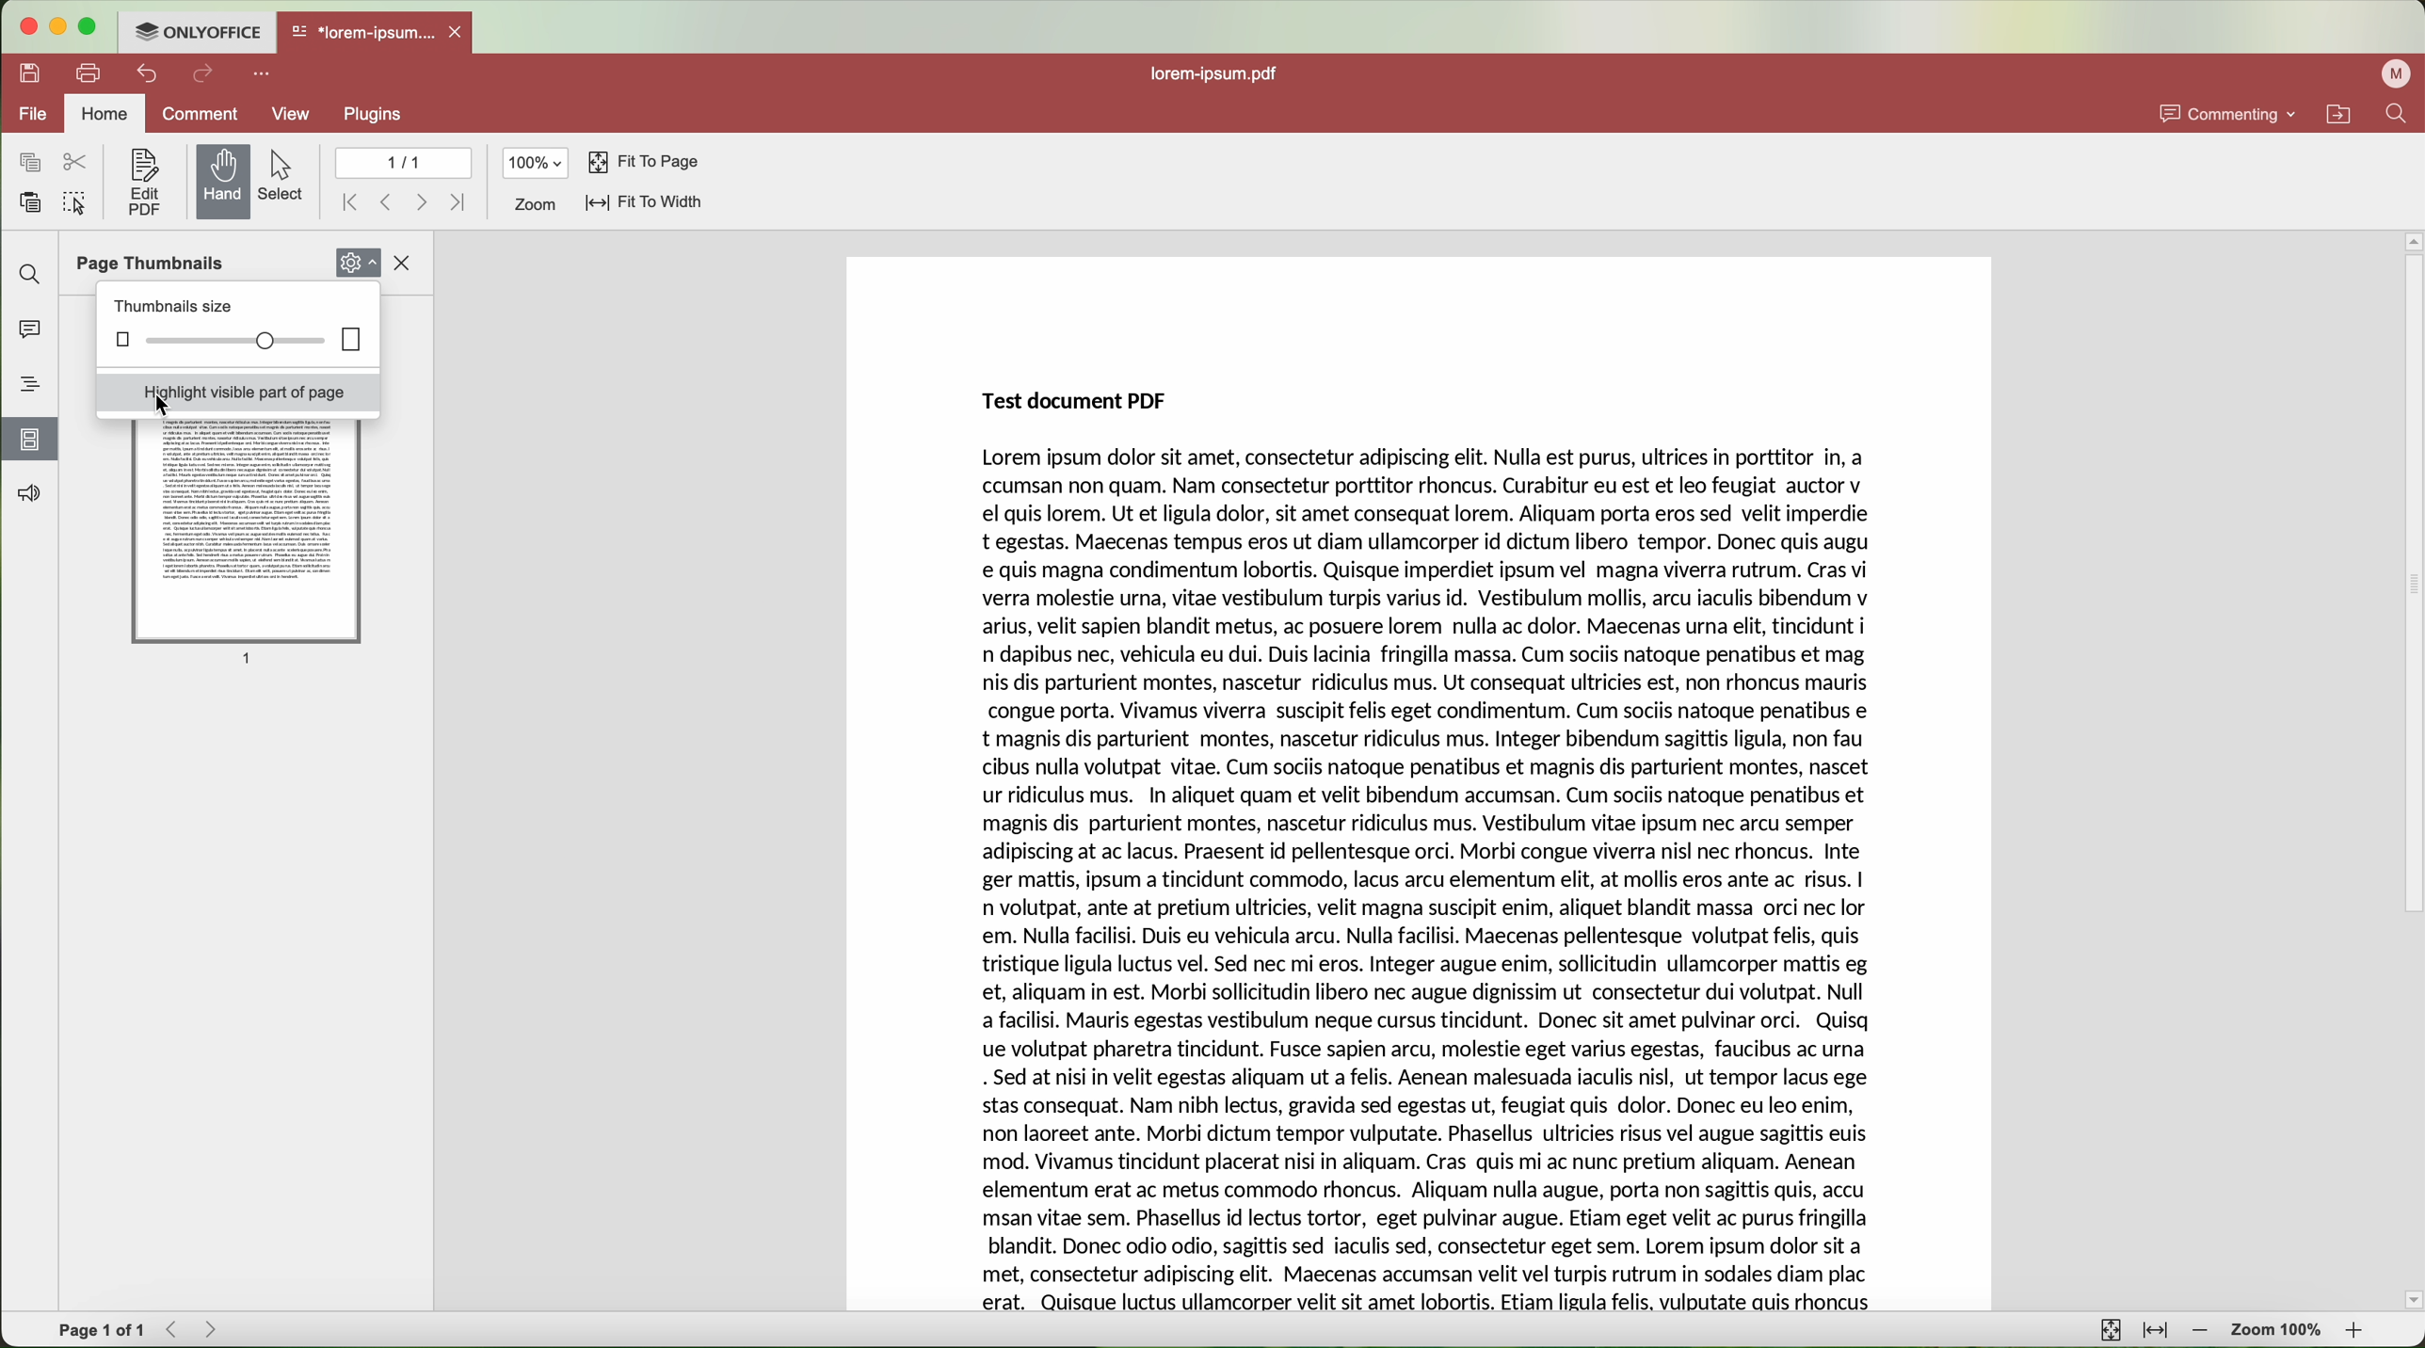 This screenshot has height=1348, width=2425. Describe the element at coordinates (30, 385) in the screenshot. I see `headings` at that location.